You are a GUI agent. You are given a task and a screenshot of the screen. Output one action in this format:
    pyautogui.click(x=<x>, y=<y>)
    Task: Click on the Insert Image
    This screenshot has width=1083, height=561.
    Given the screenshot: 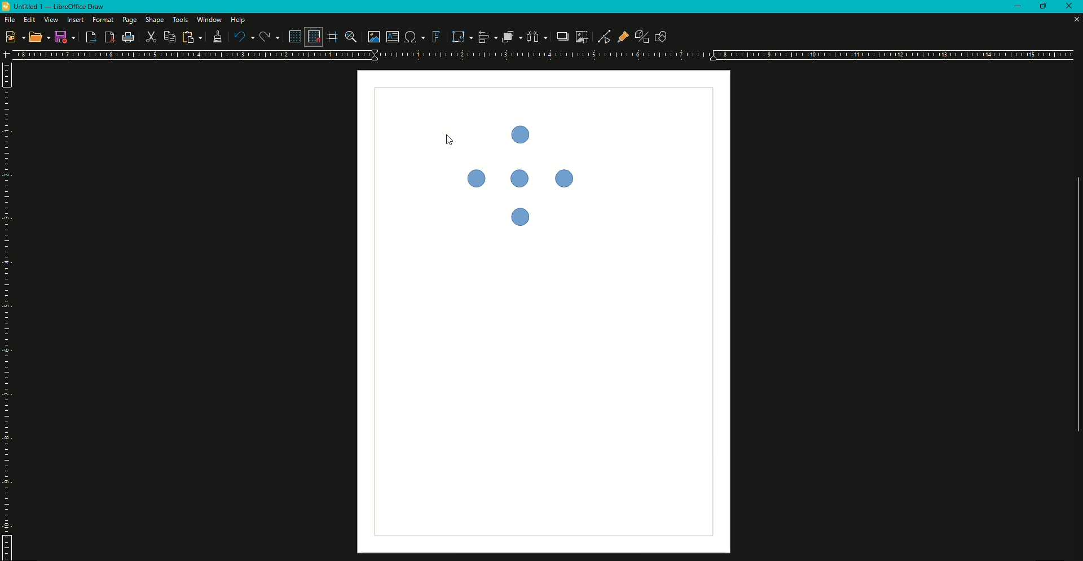 What is the action you would take?
    pyautogui.click(x=373, y=37)
    